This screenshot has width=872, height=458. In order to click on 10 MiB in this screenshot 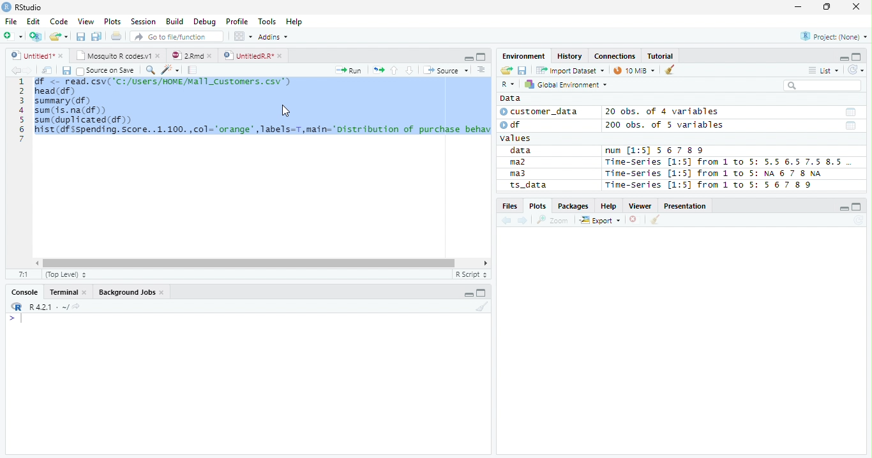, I will do `click(635, 70)`.